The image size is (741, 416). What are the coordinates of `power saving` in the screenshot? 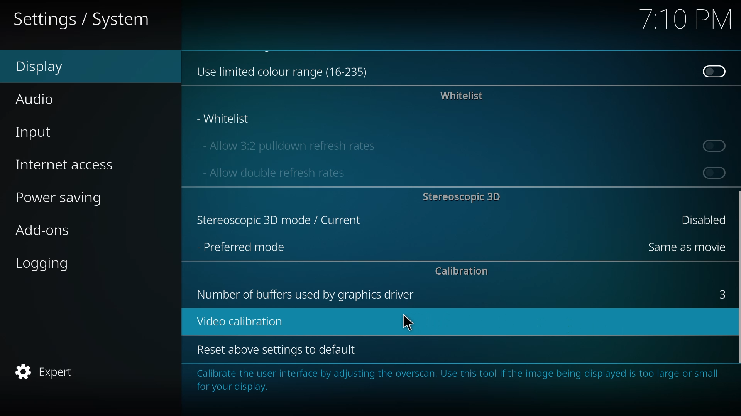 It's located at (64, 199).